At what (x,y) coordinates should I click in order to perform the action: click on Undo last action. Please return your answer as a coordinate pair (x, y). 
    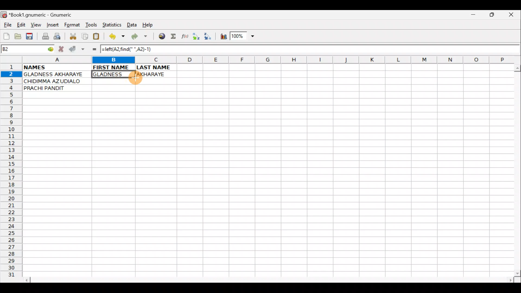
    Looking at the image, I should click on (117, 37).